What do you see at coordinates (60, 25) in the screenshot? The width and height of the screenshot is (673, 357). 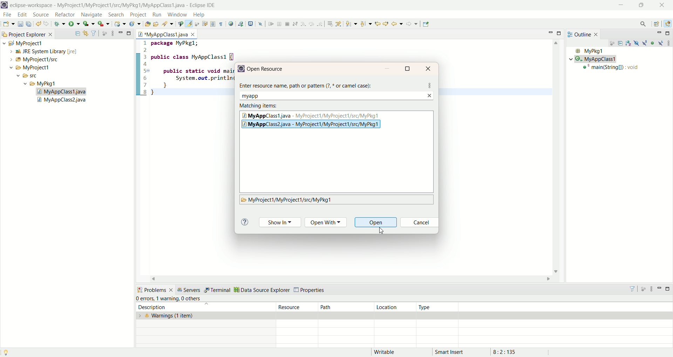 I see `debug` at bounding box center [60, 25].